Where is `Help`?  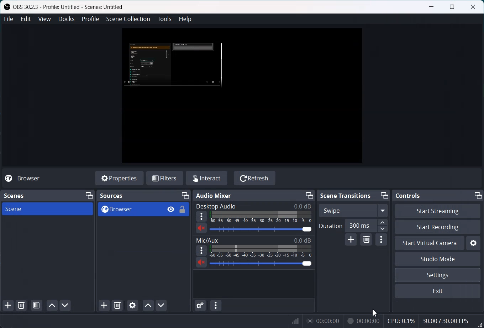
Help is located at coordinates (185, 19).